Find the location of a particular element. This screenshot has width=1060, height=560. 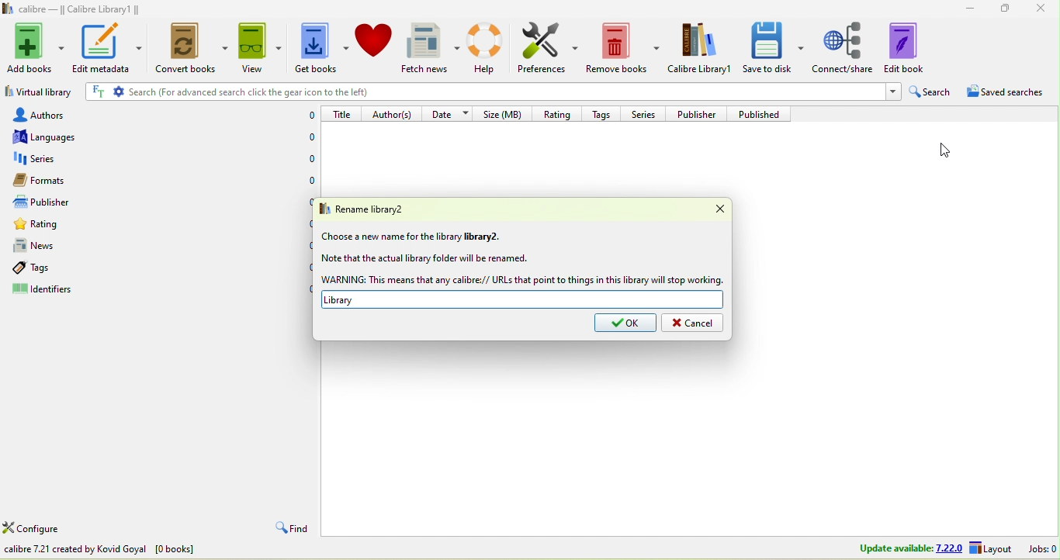

0 is located at coordinates (306, 116).